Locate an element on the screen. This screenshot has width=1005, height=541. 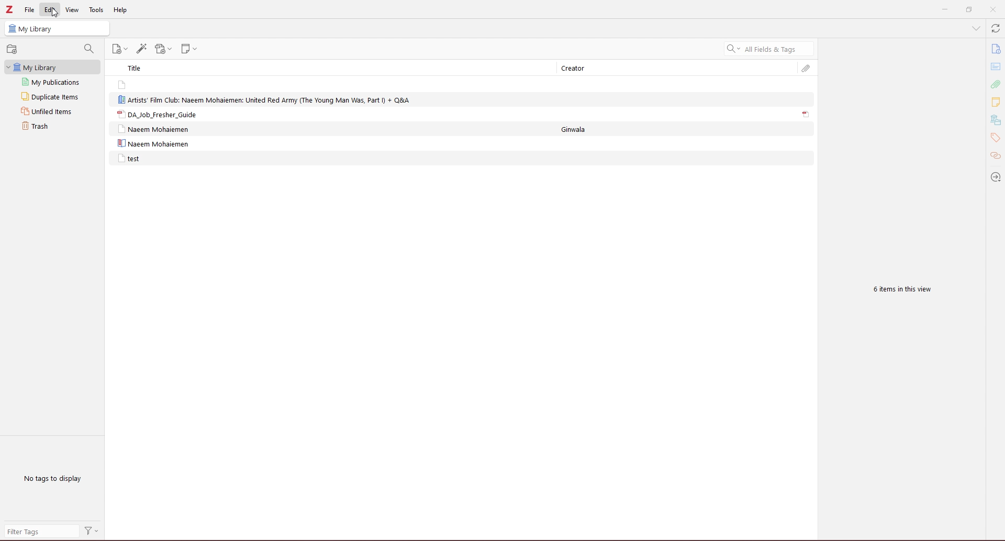
attachment is located at coordinates (806, 115).